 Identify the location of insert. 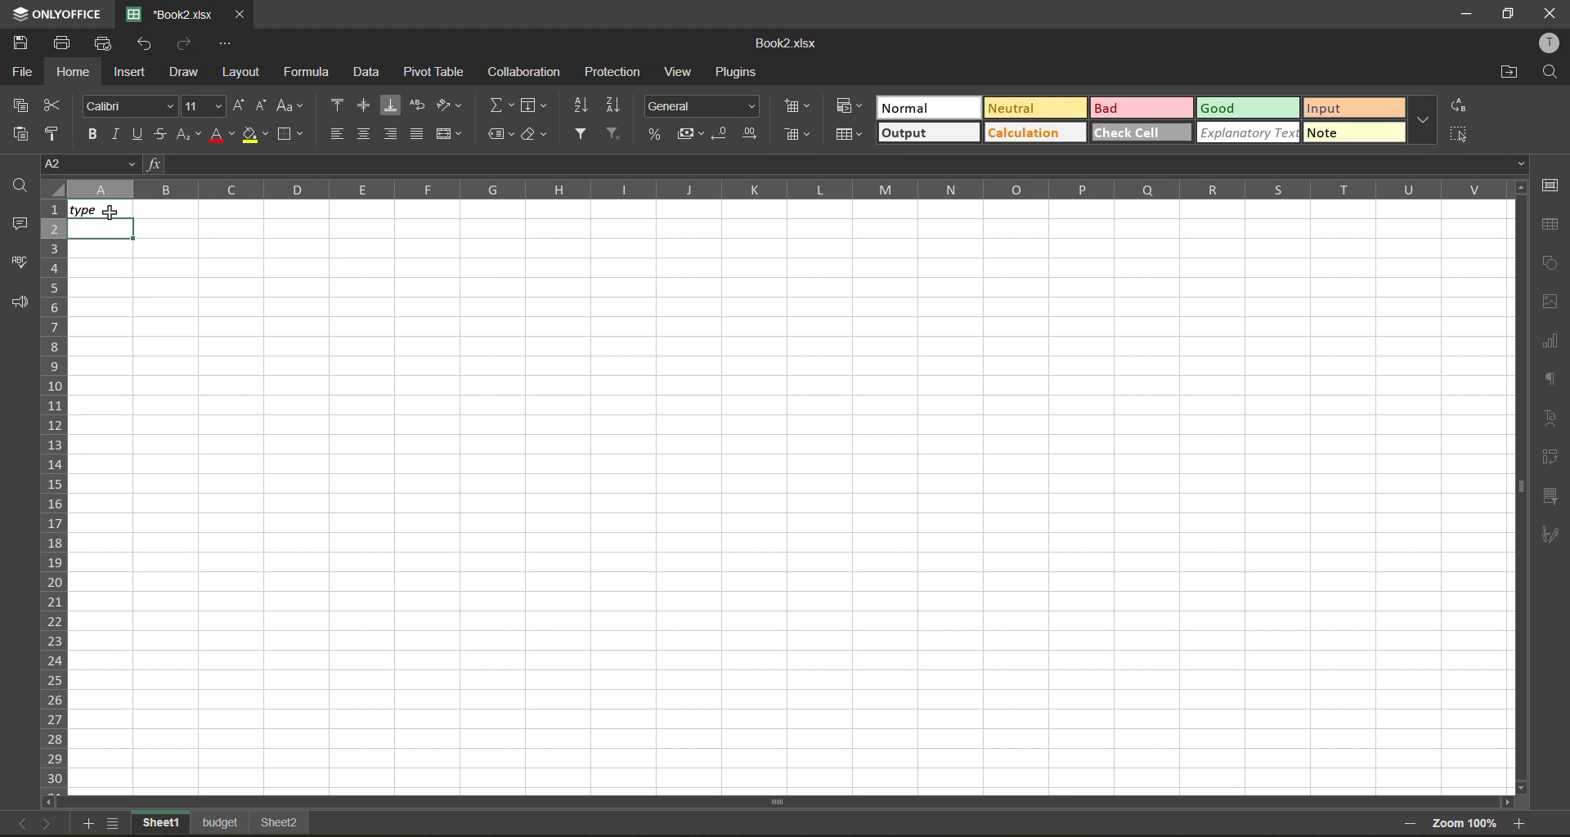
(133, 74).